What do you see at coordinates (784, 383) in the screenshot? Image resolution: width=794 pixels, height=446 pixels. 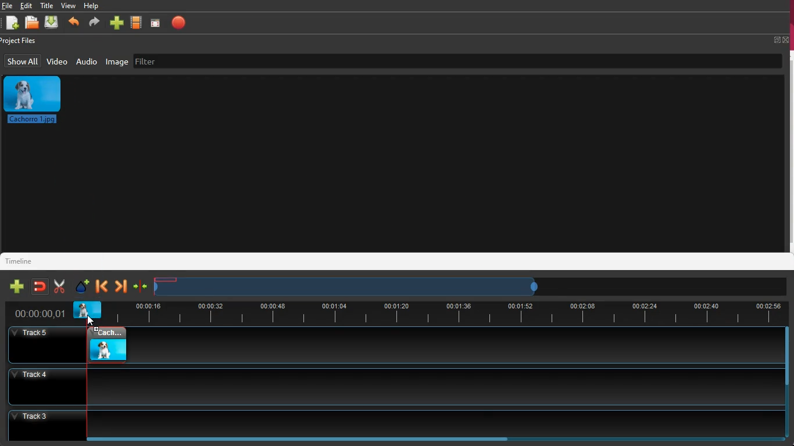 I see `scrollbar` at bounding box center [784, 383].